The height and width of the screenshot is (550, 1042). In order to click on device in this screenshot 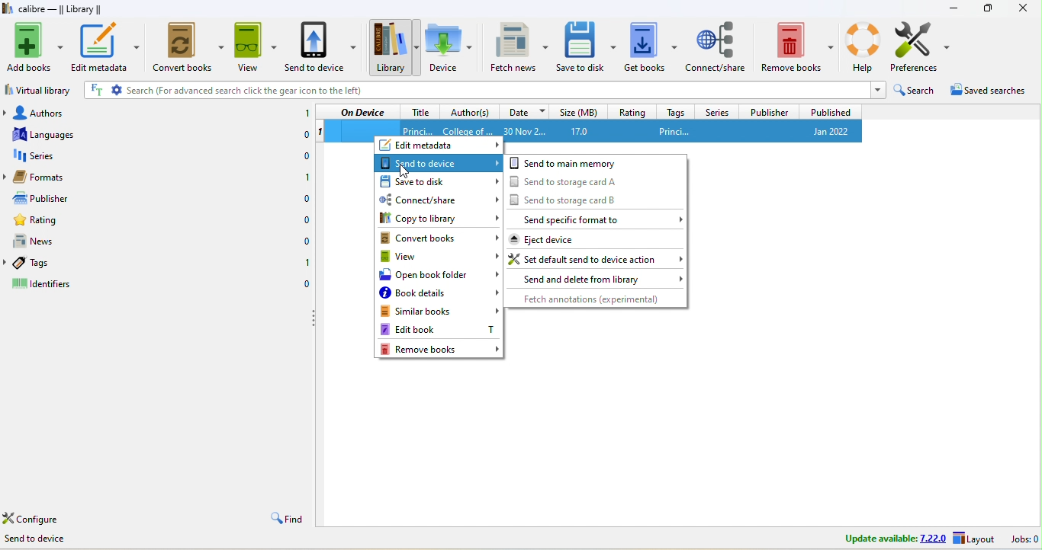, I will do `click(449, 46)`.